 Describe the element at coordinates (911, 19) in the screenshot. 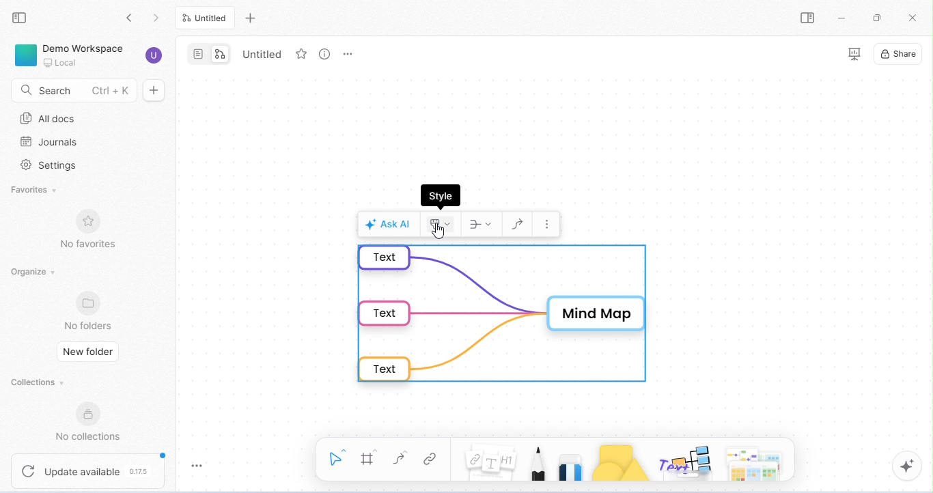

I see `close` at that location.